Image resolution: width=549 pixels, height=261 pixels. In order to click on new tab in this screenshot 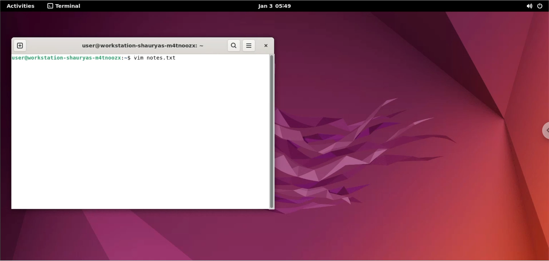, I will do `click(20, 46)`.